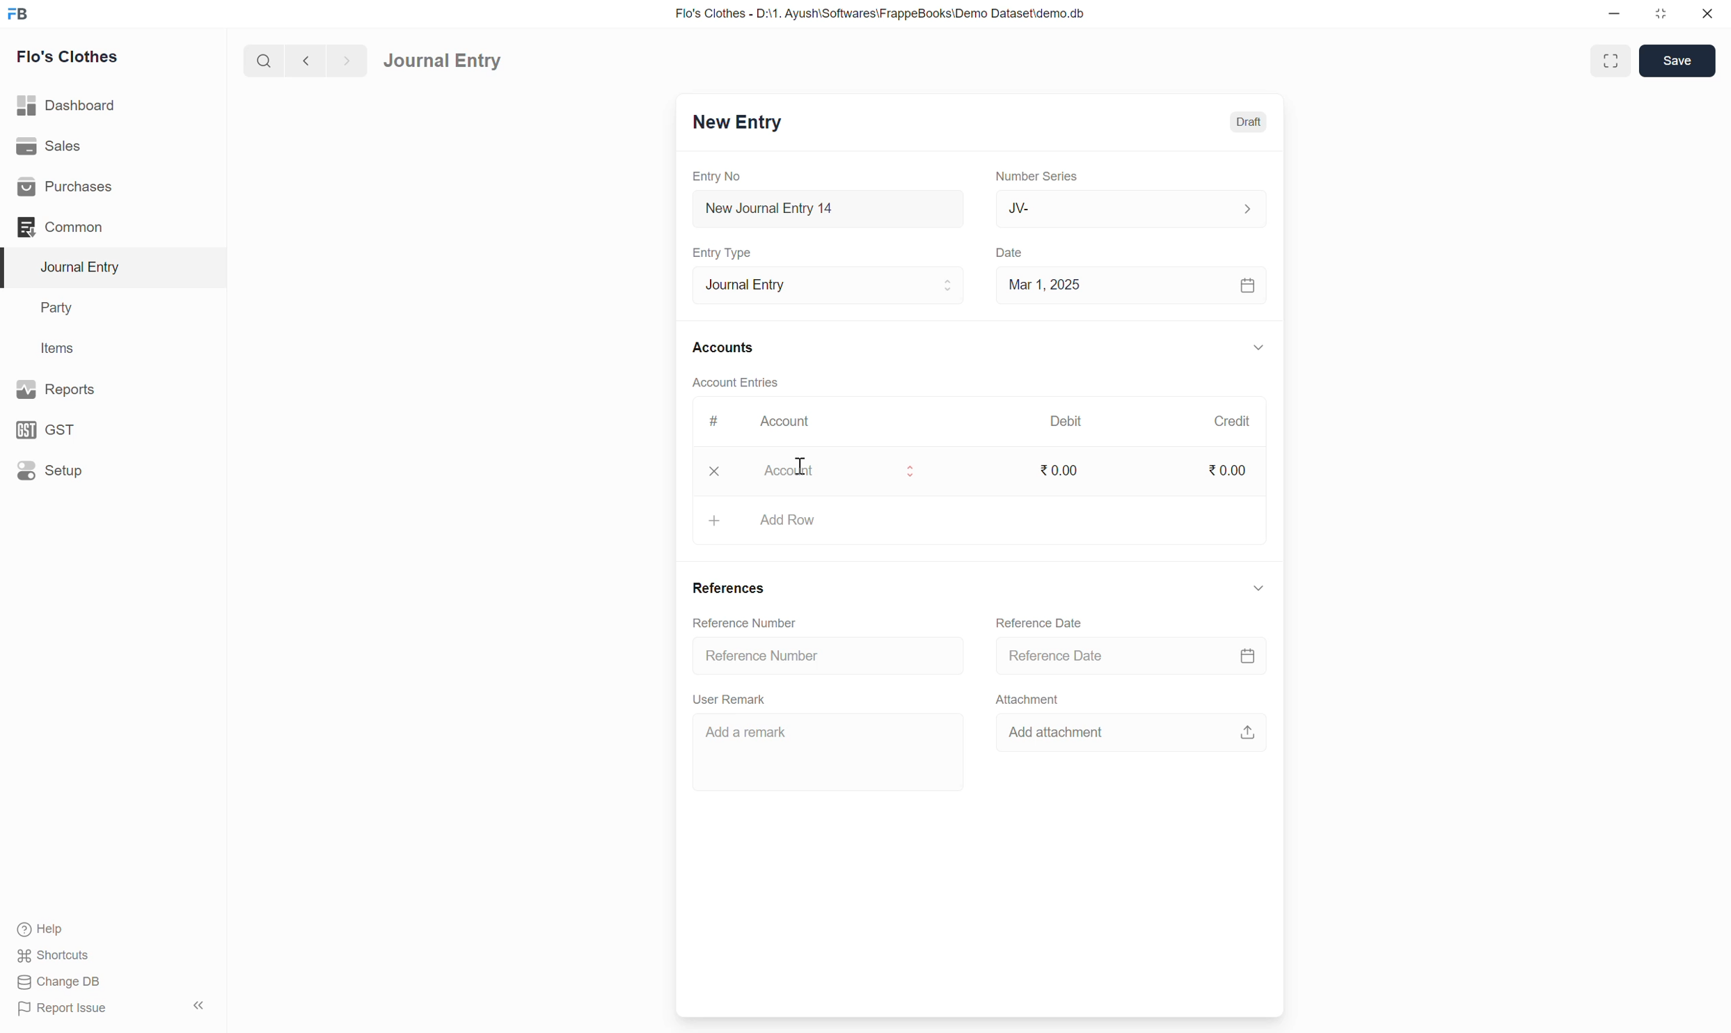 The width and height of the screenshot is (1731, 1033). What do you see at coordinates (737, 120) in the screenshot?
I see `New Entry` at bounding box center [737, 120].